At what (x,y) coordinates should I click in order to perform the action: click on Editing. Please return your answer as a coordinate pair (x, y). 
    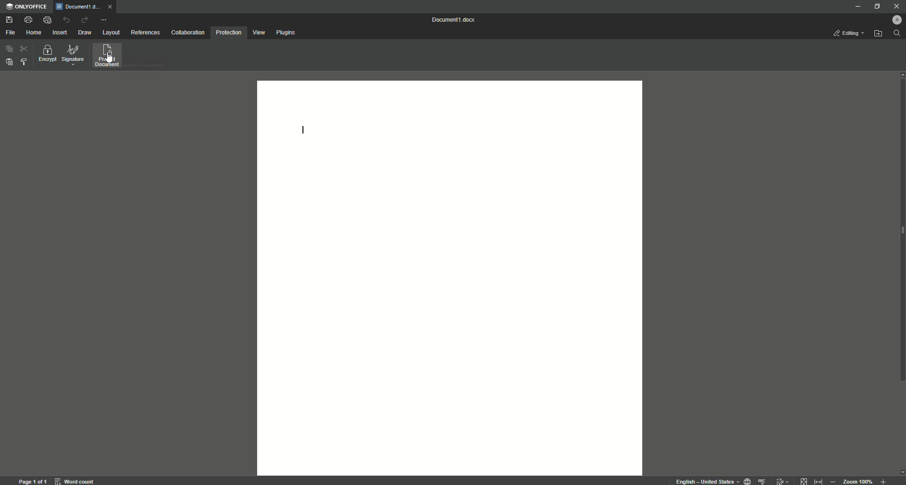
    Looking at the image, I should click on (848, 34).